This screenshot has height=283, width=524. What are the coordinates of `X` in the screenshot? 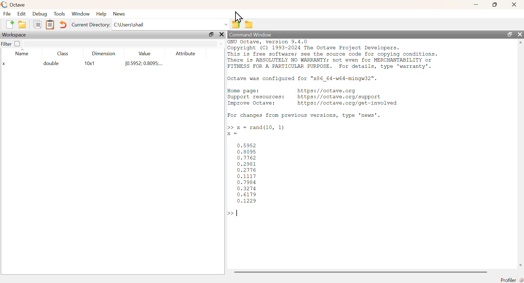 It's located at (4, 63).